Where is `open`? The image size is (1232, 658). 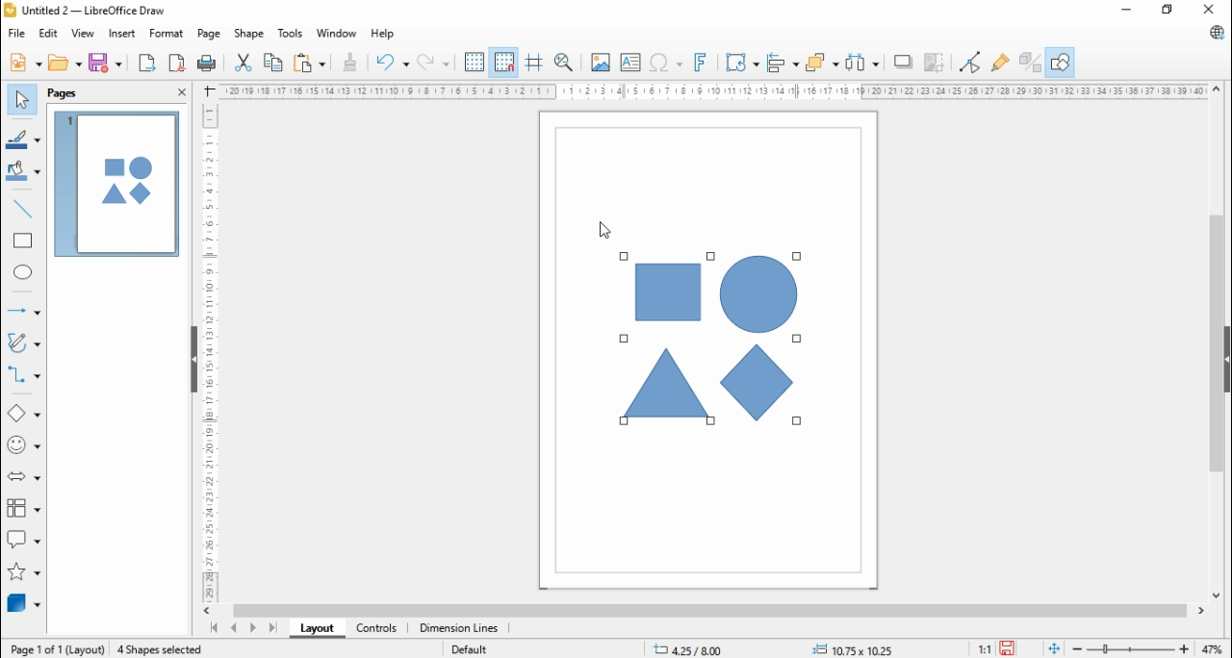 open is located at coordinates (64, 62).